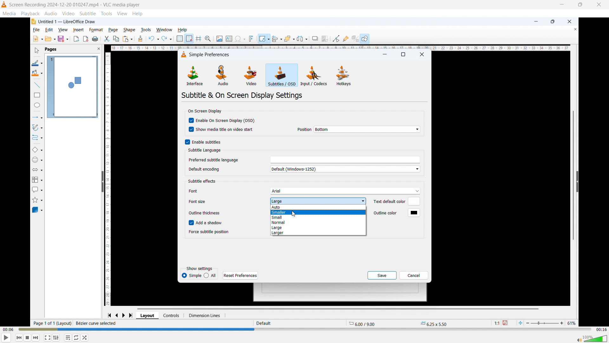  What do you see at coordinates (88, 13) in the screenshot?
I see `Subtitle ` at bounding box center [88, 13].